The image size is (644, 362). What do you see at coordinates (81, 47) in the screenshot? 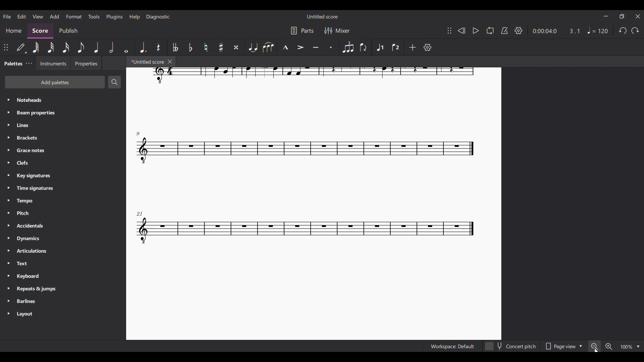
I see `8th note` at bounding box center [81, 47].